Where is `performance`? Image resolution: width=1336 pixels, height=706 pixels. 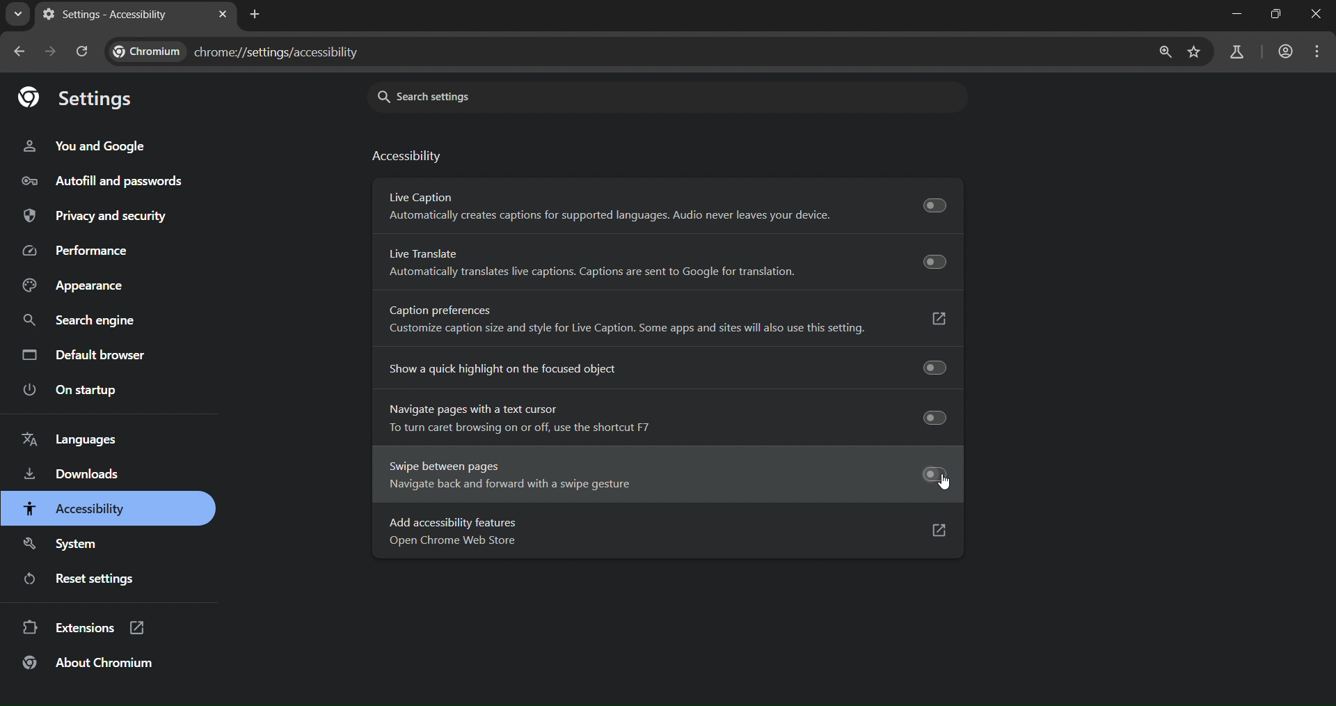 performance is located at coordinates (77, 250).